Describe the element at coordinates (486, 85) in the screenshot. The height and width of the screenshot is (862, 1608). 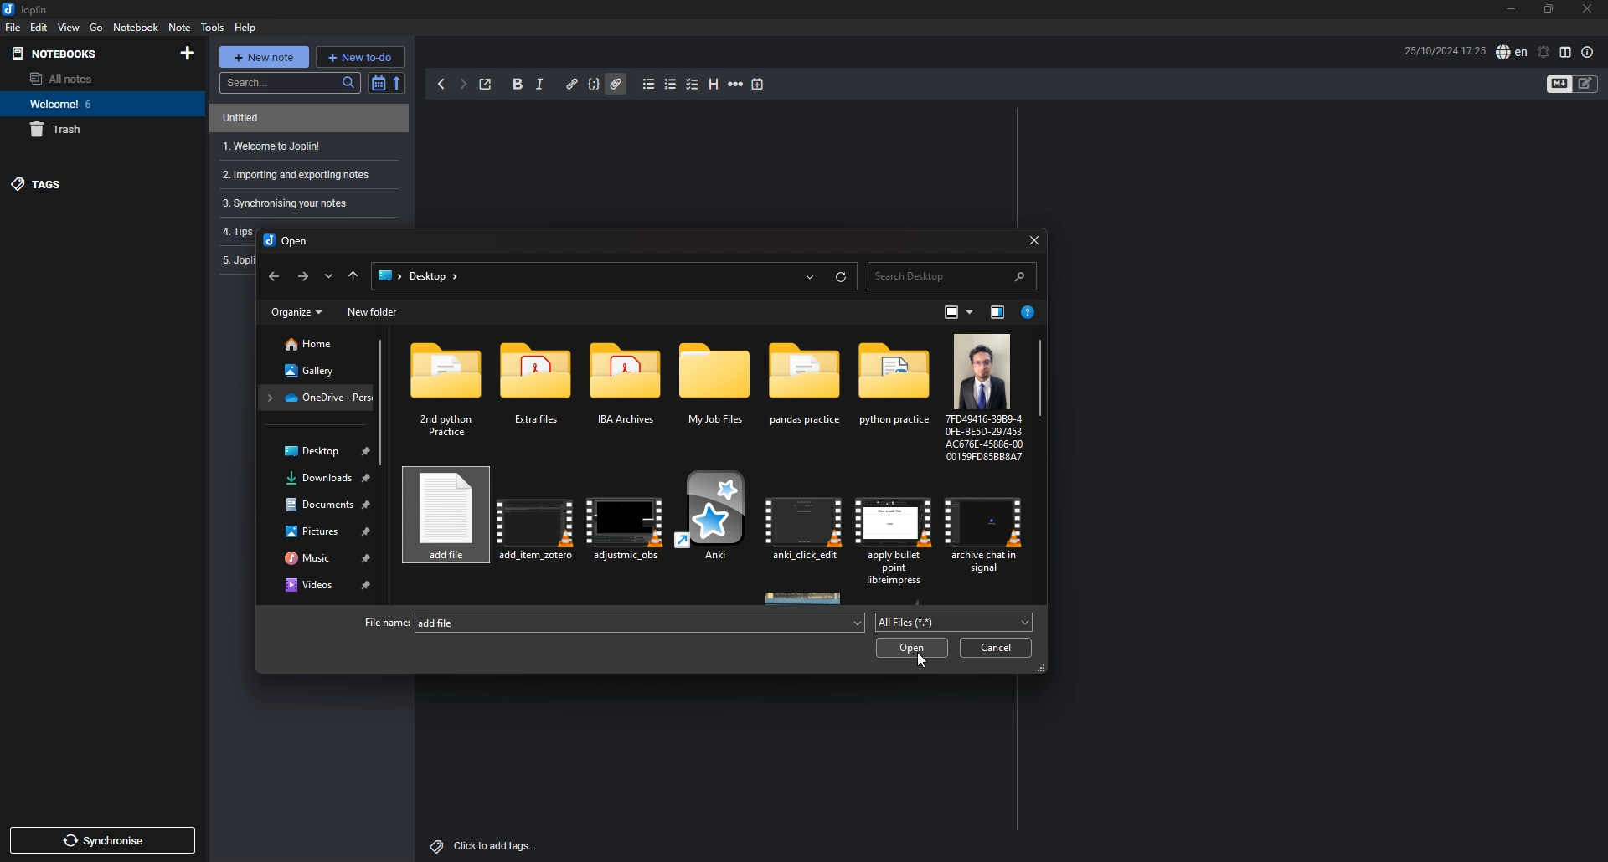
I see `toggle external editing` at that location.